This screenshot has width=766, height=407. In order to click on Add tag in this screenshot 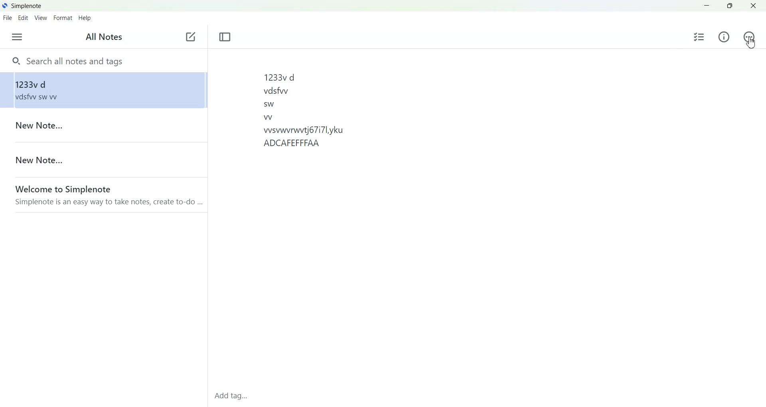, I will do `click(234, 398)`.